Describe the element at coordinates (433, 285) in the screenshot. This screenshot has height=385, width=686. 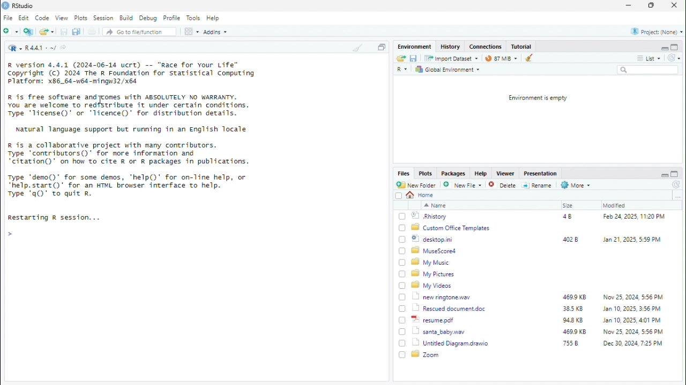
I see `My Videos` at that location.